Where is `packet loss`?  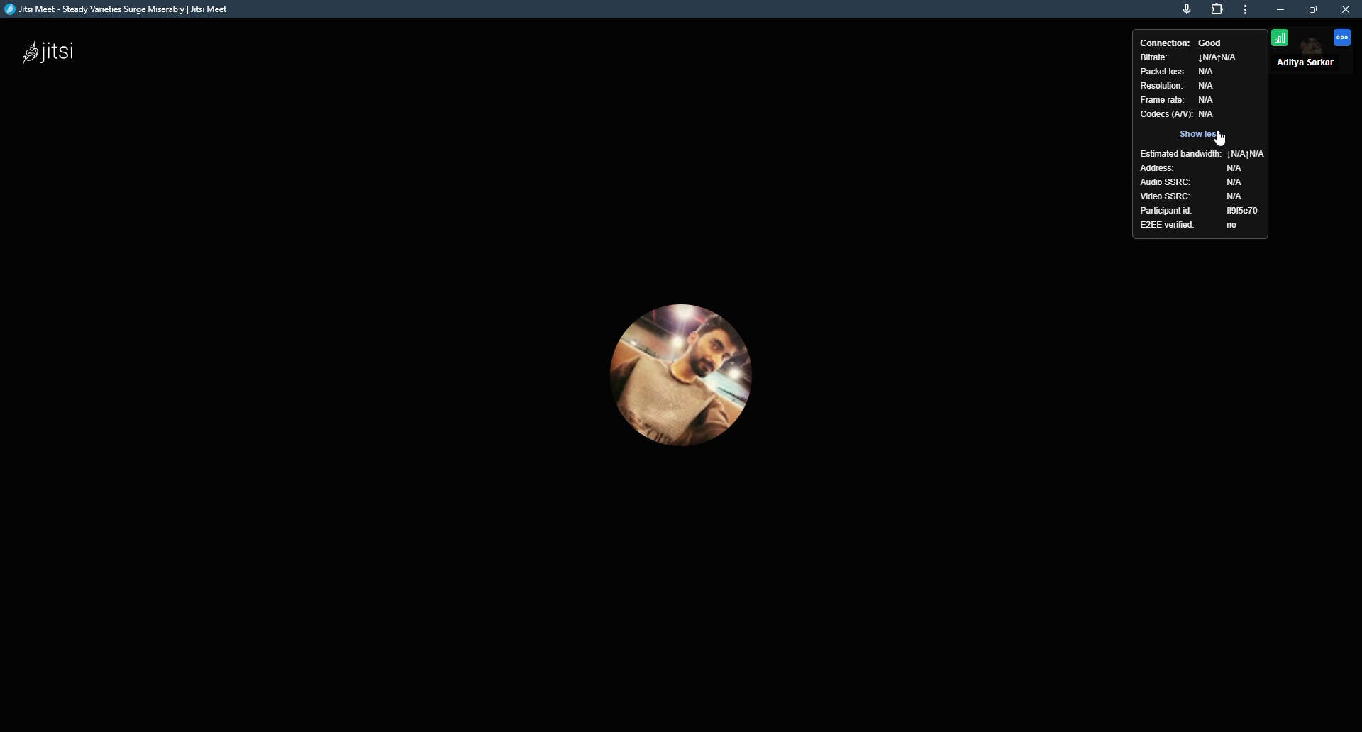 packet loss is located at coordinates (1163, 71).